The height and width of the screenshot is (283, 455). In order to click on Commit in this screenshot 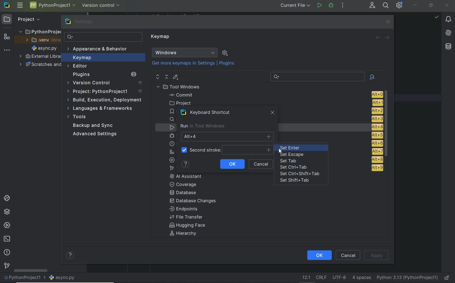, I will do `click(275, 95)`.